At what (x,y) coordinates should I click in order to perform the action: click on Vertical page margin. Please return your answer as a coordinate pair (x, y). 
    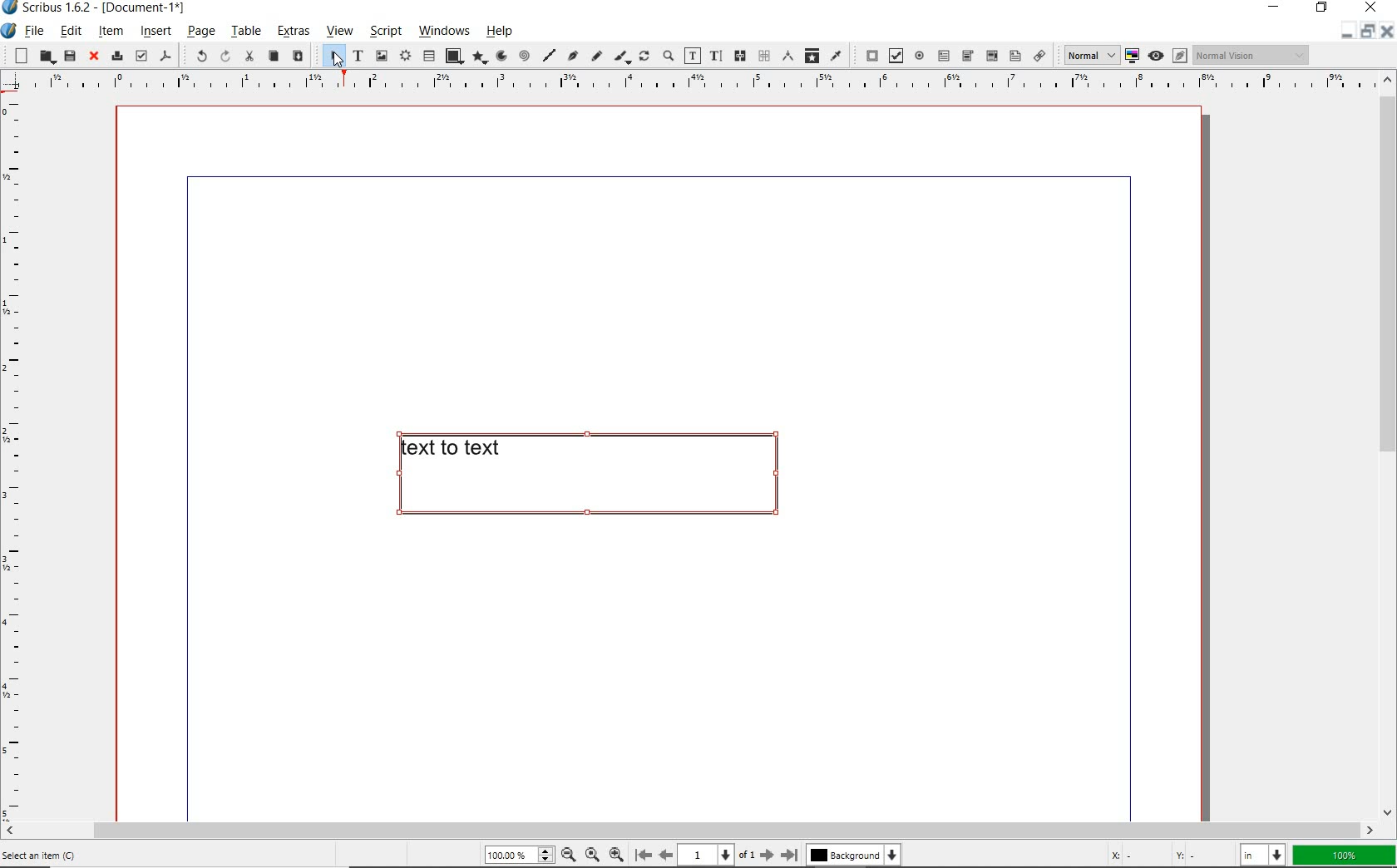
    Looking at the image, I should click on (683, 83).